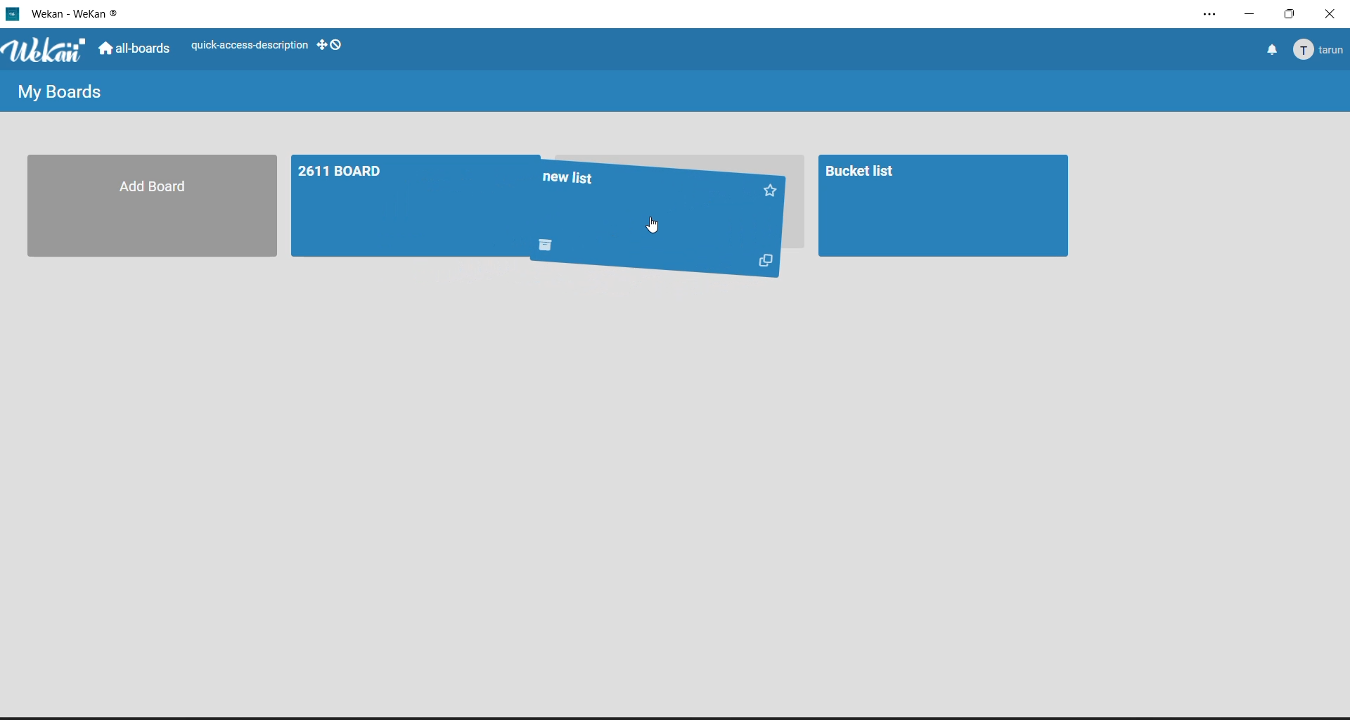 This screenshot has height=720, width=1350. I want to click on board moved, so click(648, 196).